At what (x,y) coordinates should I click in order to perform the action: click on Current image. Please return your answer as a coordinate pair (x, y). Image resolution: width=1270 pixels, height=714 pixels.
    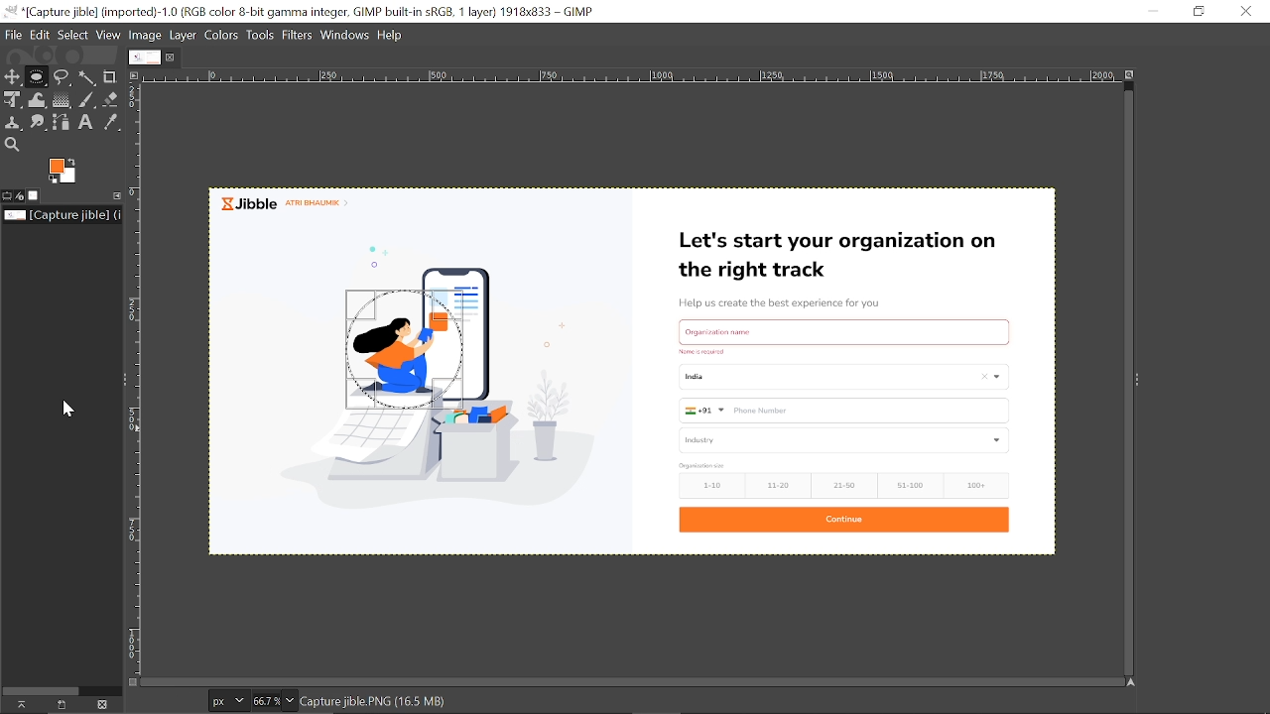
    Looking at the image, I should click on (795, 372).